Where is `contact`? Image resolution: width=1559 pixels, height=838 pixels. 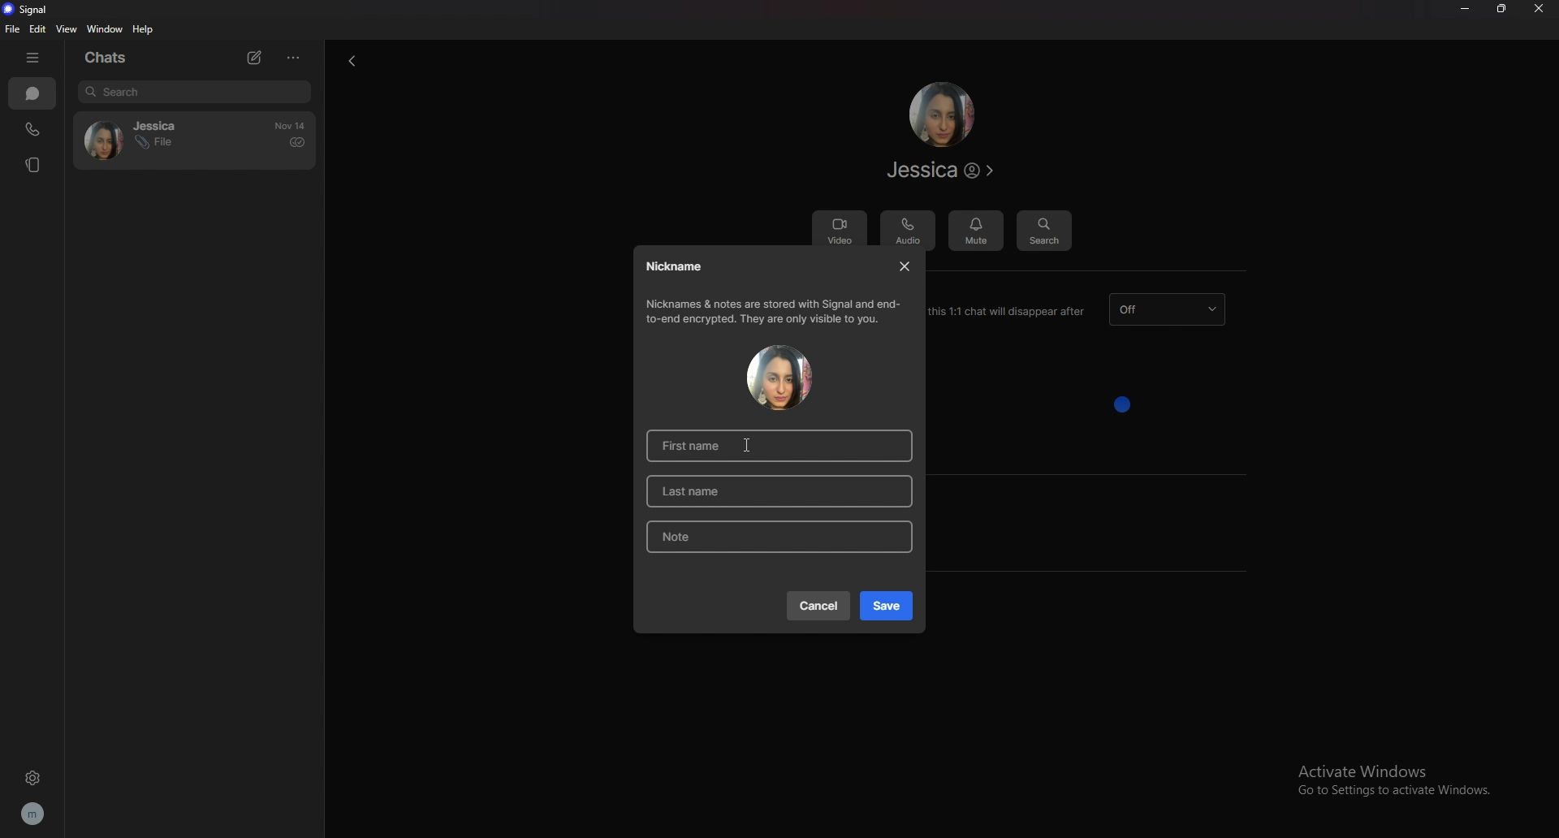 contact is located at coordinates (140, 138).